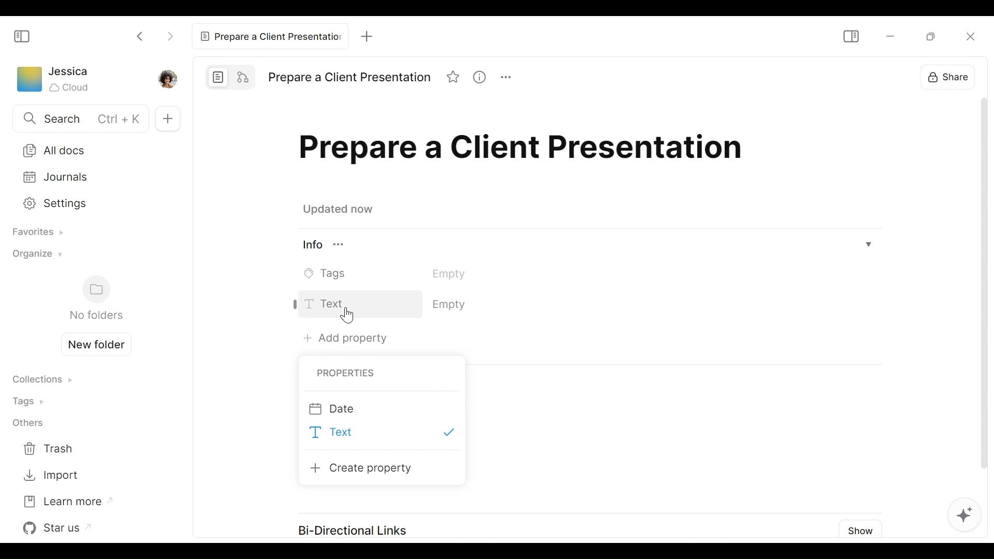  What do you see at coordinates (51, 476) in the screenshot?
I see `Import` at bounding box center [51, 476].